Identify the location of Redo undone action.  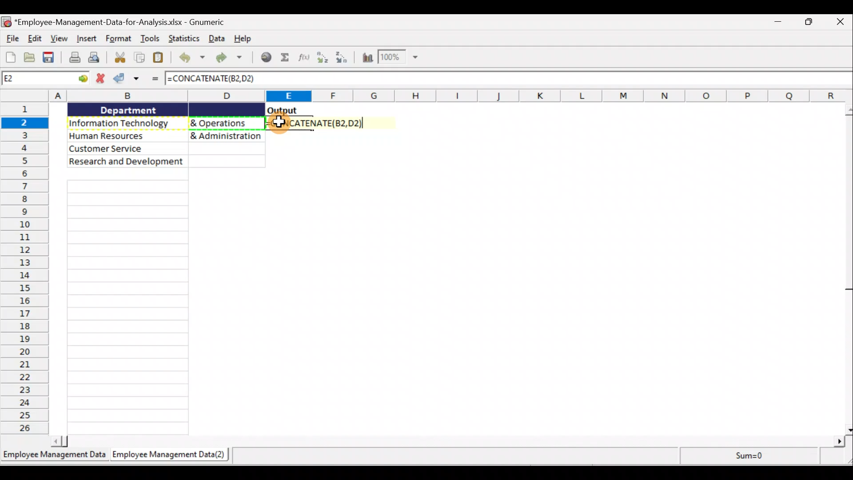
(232, 59).